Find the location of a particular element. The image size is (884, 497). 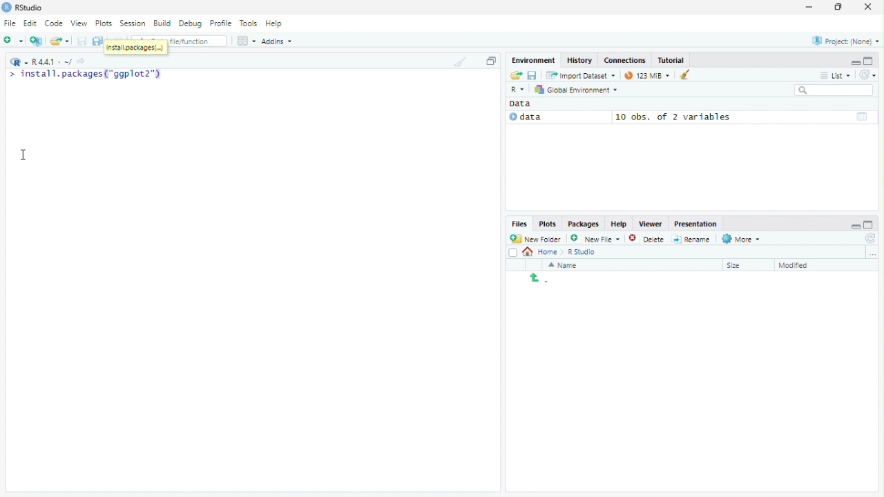

save workspace as is located at coordinates (534, 76).